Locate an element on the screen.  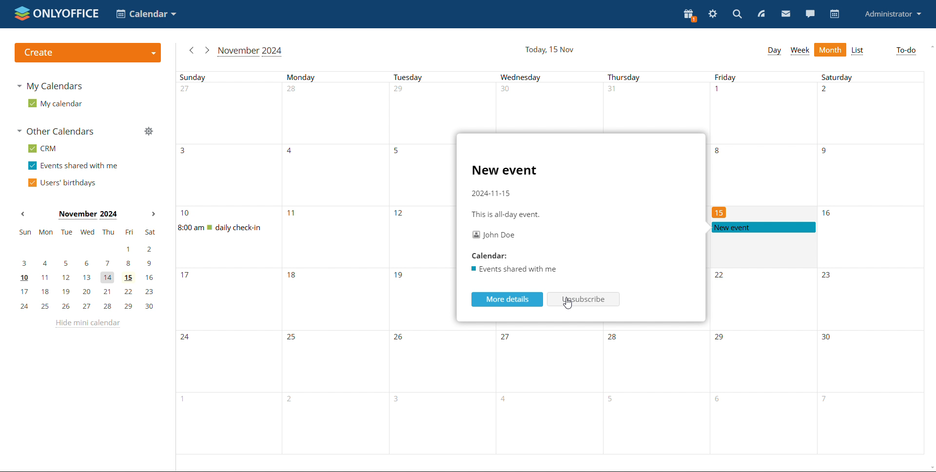
sun, mon, tue, wed, thu, fri, sat is located at coordinates (87, 233).